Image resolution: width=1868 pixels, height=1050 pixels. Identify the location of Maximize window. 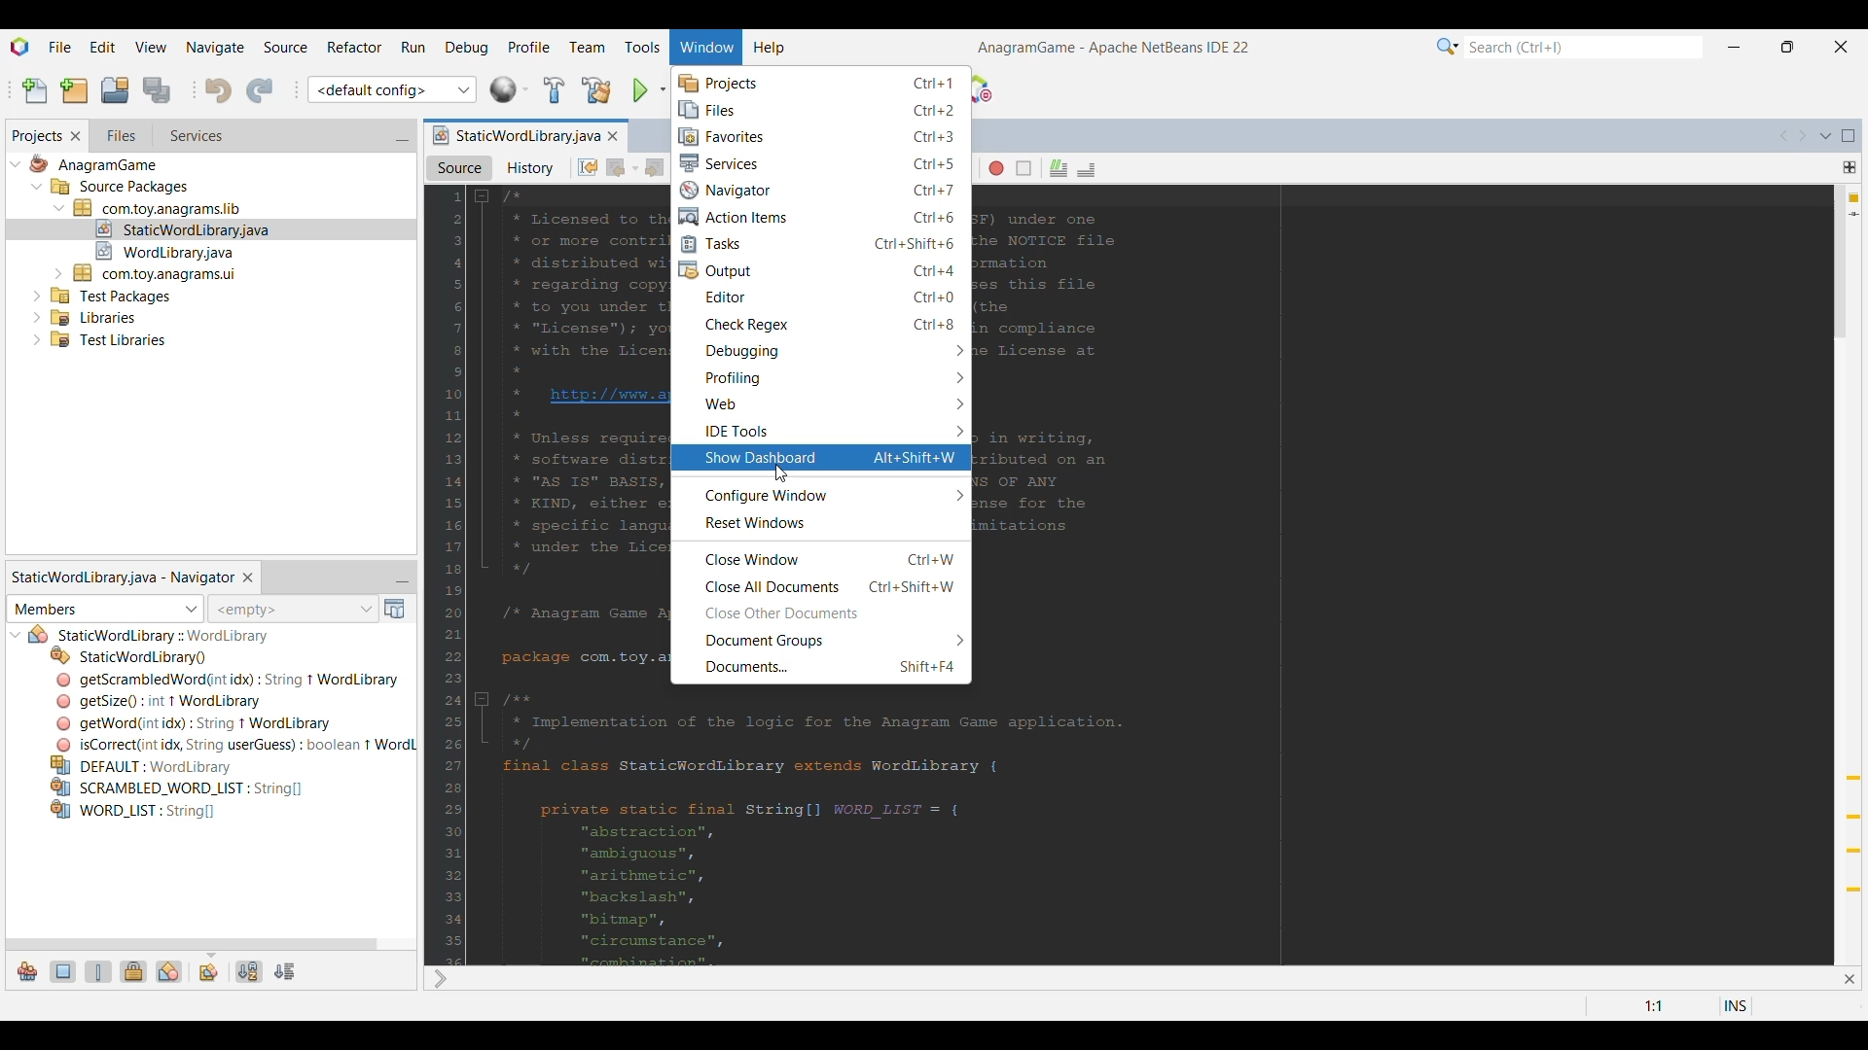
(1849, 136).